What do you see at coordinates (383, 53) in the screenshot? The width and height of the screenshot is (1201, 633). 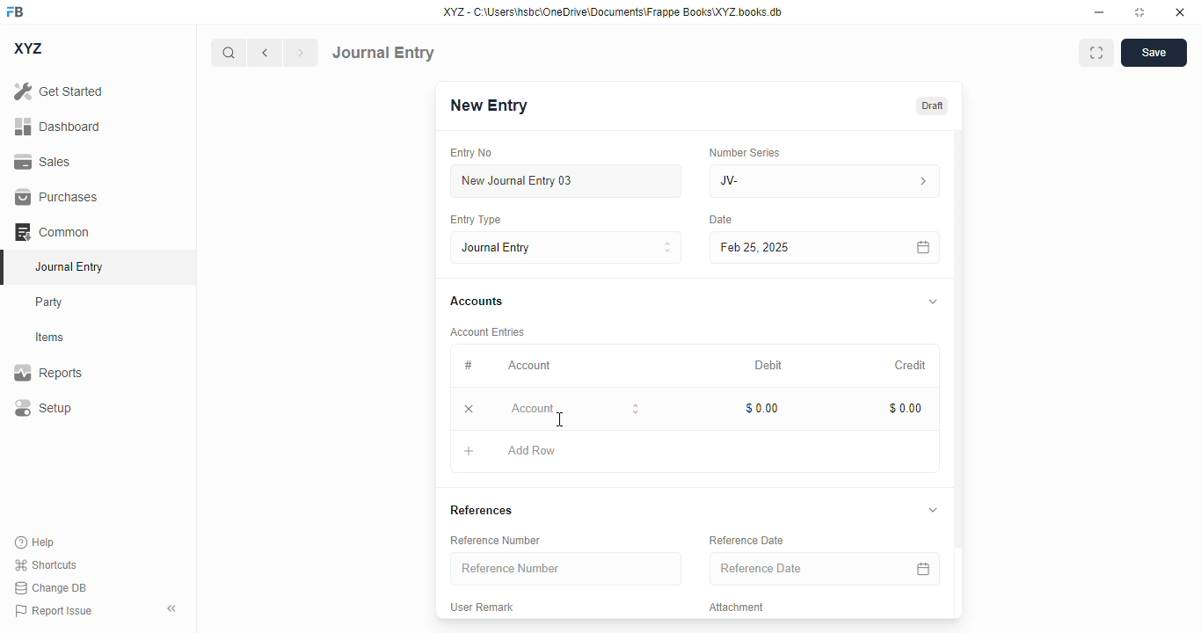 I see `journal entry` at bounding box center [383, 53].